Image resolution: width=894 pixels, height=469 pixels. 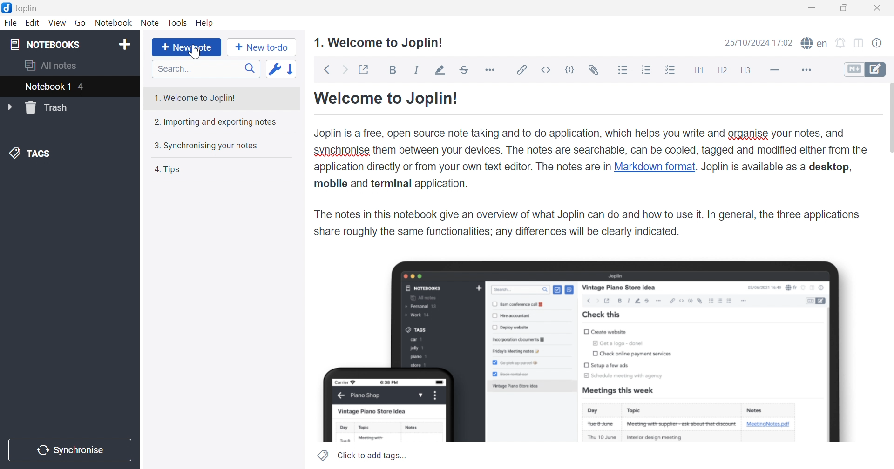 I want to click on Restore Down, so click(x=848, y=7).